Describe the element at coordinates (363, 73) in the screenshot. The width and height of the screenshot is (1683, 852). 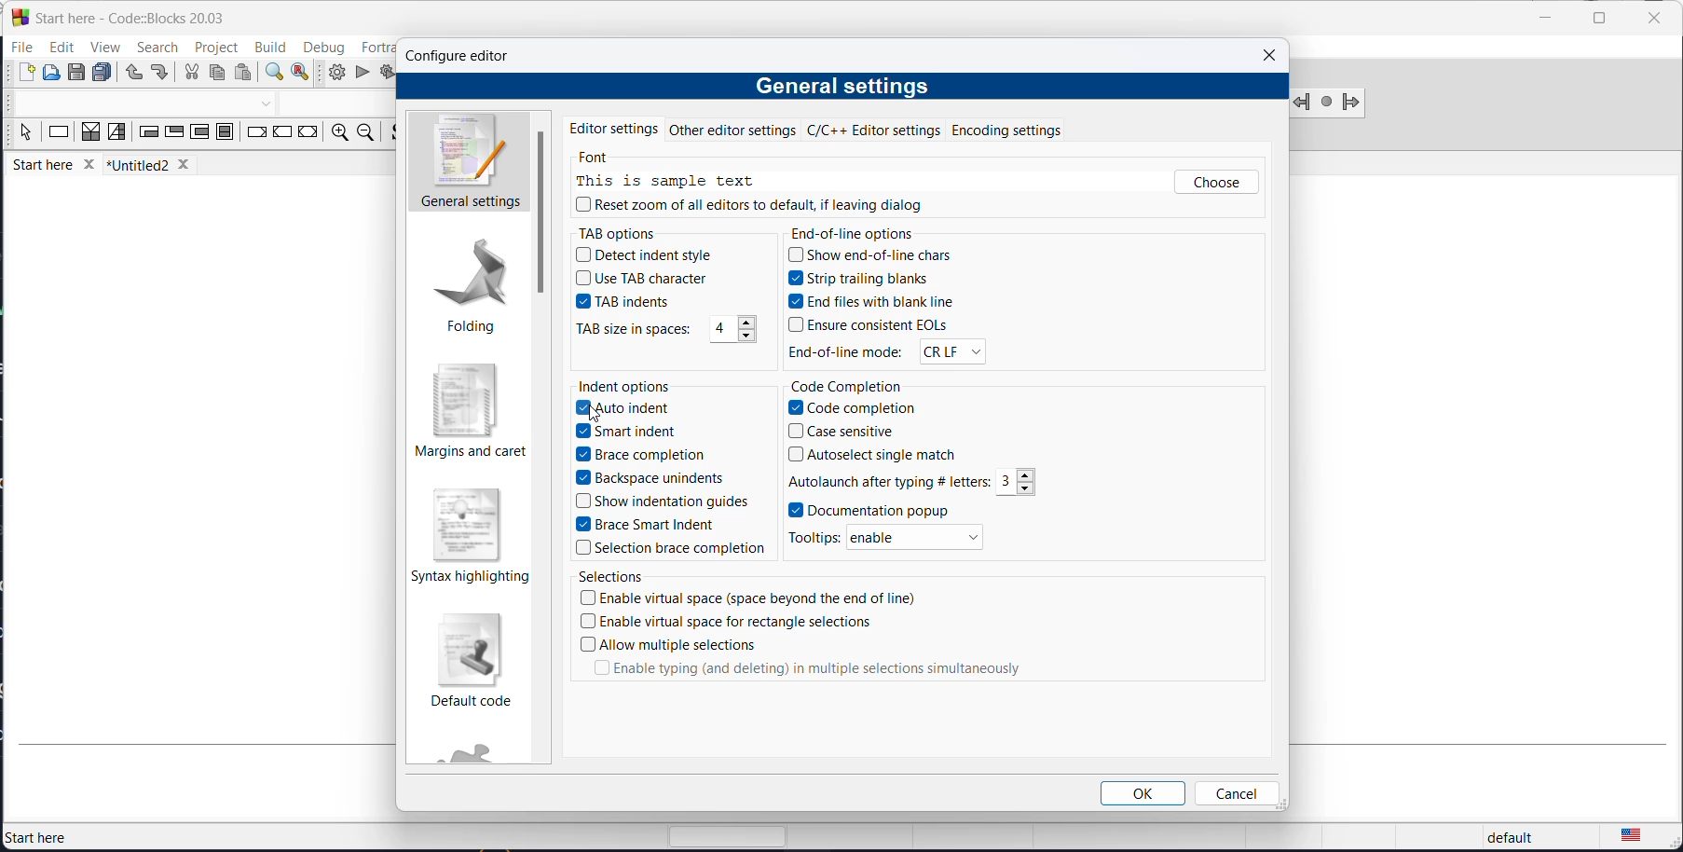
I see `run` at that location.